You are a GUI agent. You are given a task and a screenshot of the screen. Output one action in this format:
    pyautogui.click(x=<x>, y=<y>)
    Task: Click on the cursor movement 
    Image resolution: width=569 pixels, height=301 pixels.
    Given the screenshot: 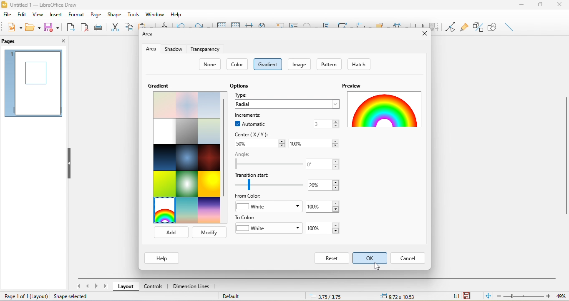 What is the action you would take?
    pyautogui.click(x=378, y=265)
    